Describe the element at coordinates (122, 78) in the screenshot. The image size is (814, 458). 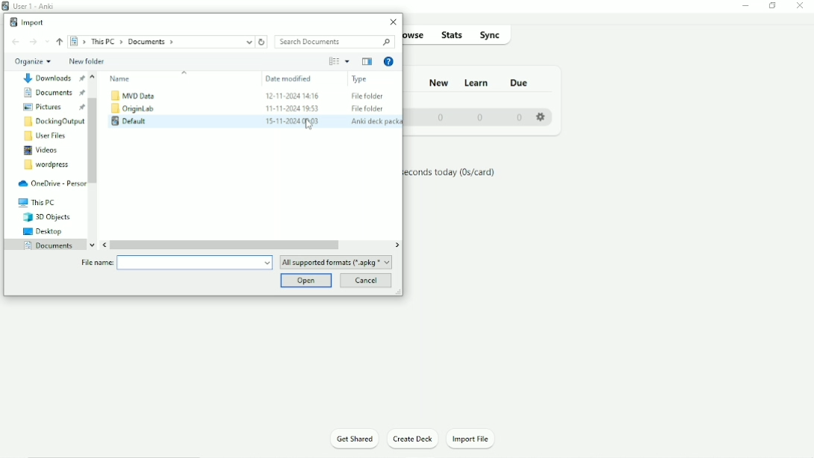
I see `Name` at that location.